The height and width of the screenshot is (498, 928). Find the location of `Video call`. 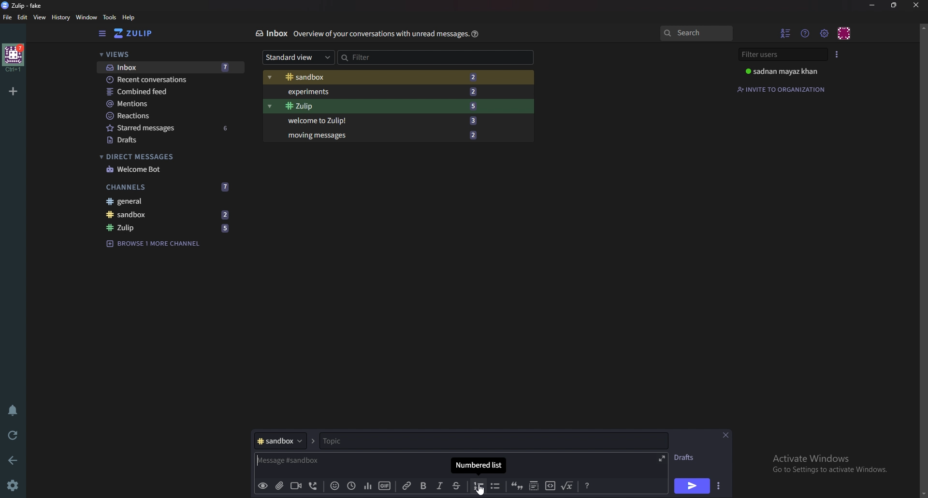

Video call is located at coordinates (295, 485).